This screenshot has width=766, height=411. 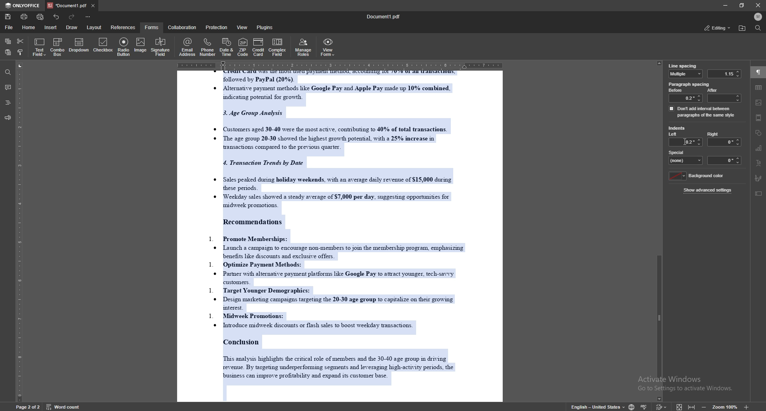 What do you see at coordinates (692, 405) in the screenshot?
I see `fit to width` at bounding box center [692, 405].